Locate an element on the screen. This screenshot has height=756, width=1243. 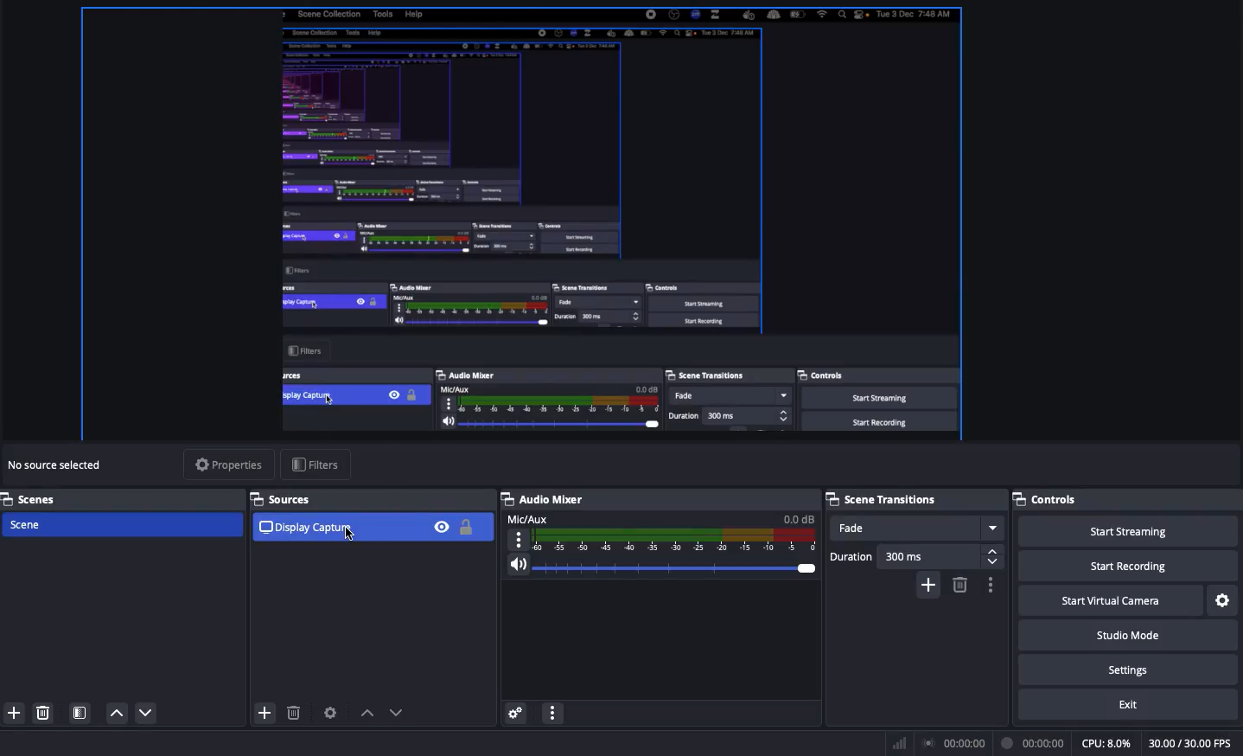
Filters is located at coordinates (318, 463).